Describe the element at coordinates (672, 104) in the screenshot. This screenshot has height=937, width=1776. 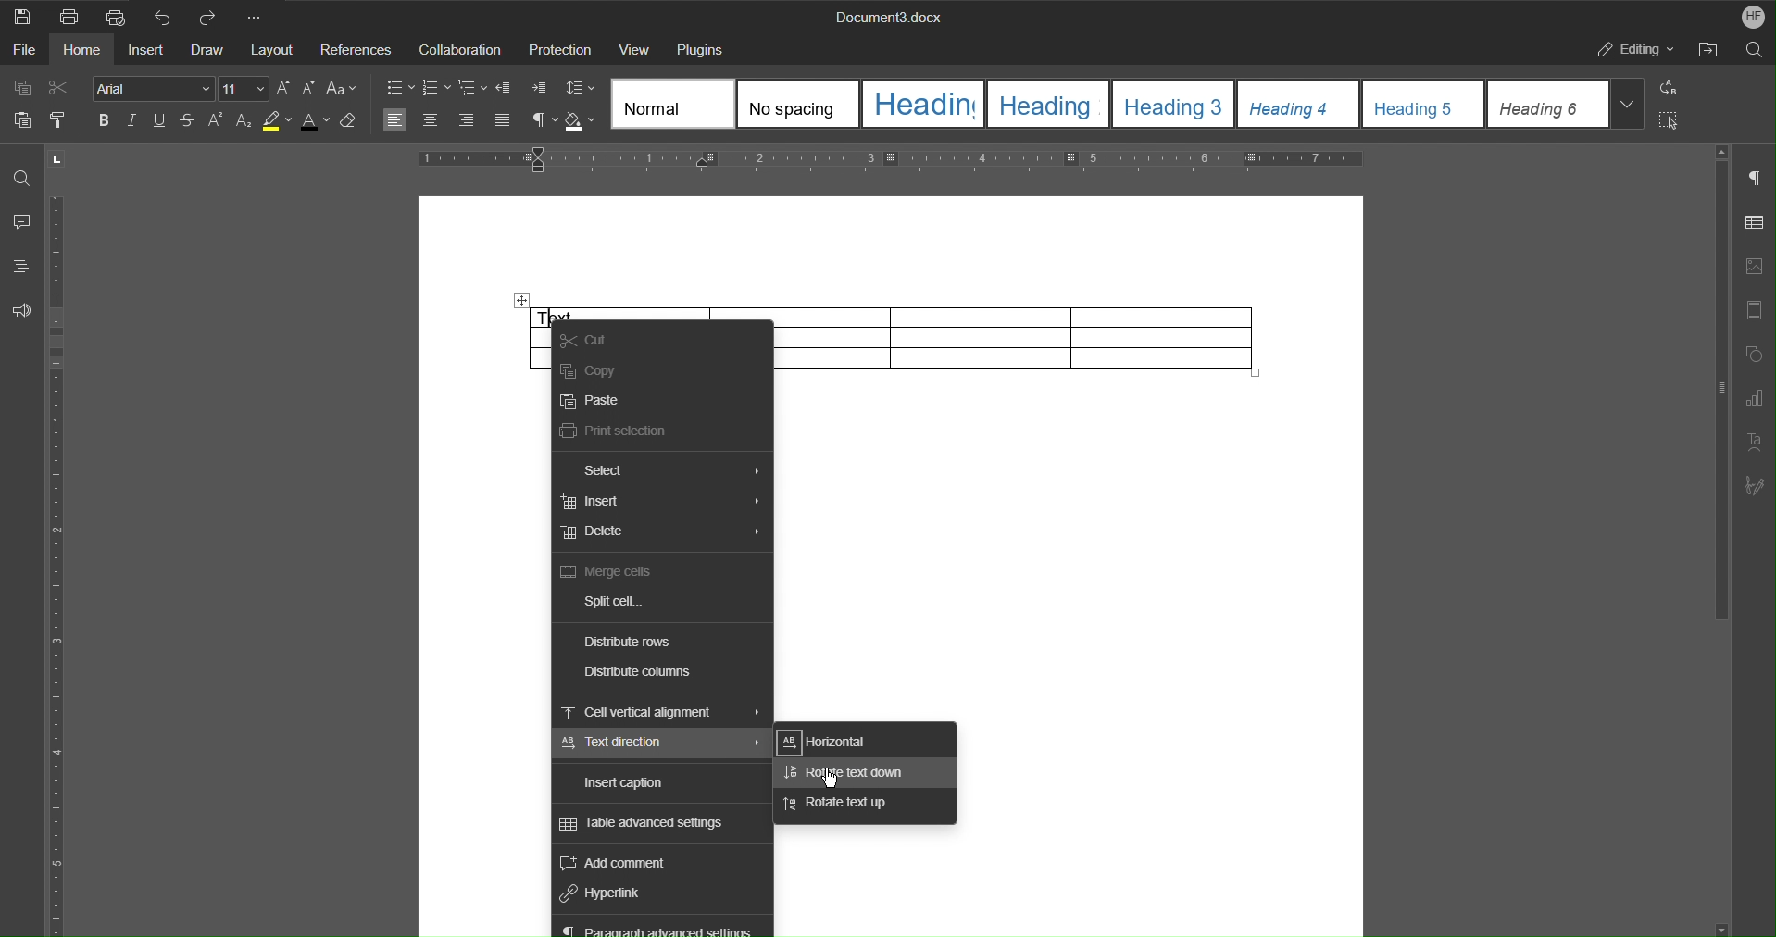
I see `Normal` at that location.